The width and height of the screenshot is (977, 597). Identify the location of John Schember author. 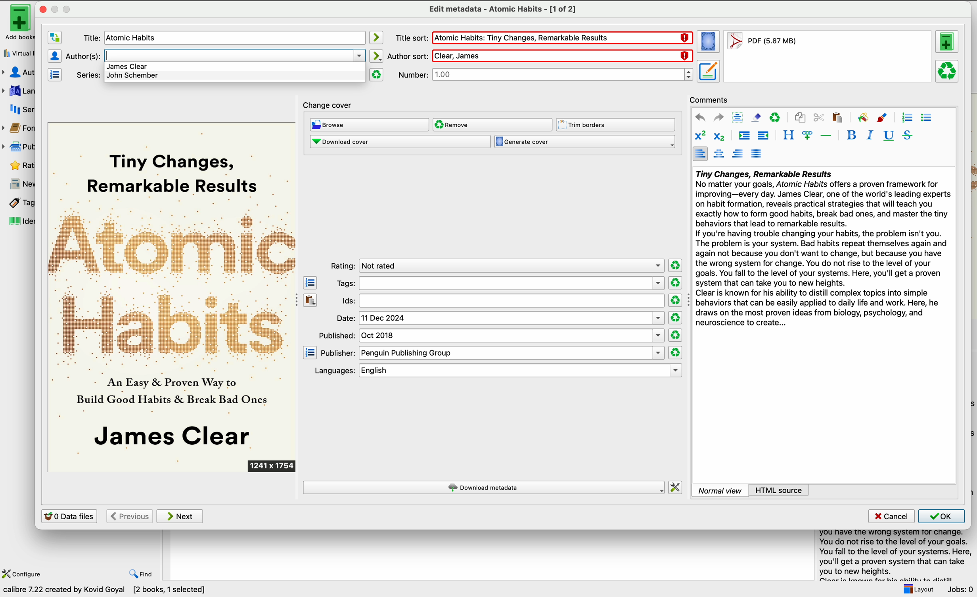
(134, 77).